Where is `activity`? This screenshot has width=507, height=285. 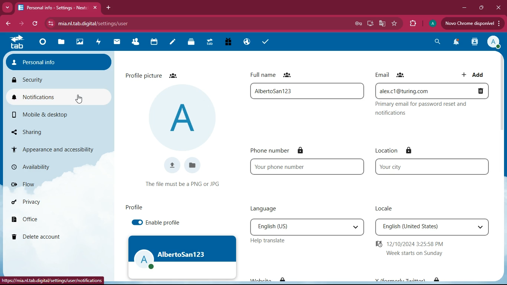
activity is located at coordinates (474, 42).